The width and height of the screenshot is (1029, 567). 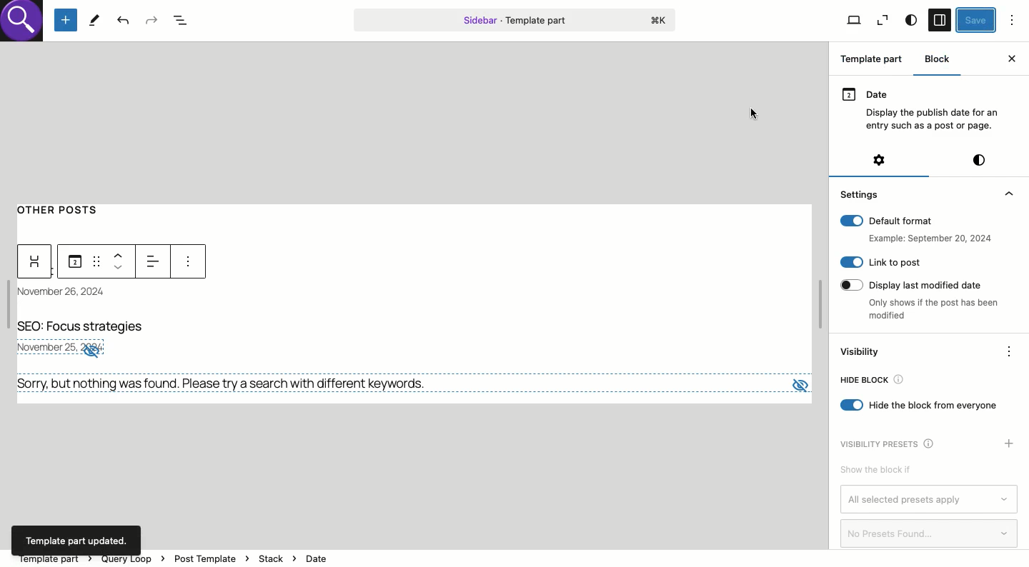 What do you see at coordinates (121, 261) in the screenshot?
I see `Move up down` at bounding box center [121, 261].